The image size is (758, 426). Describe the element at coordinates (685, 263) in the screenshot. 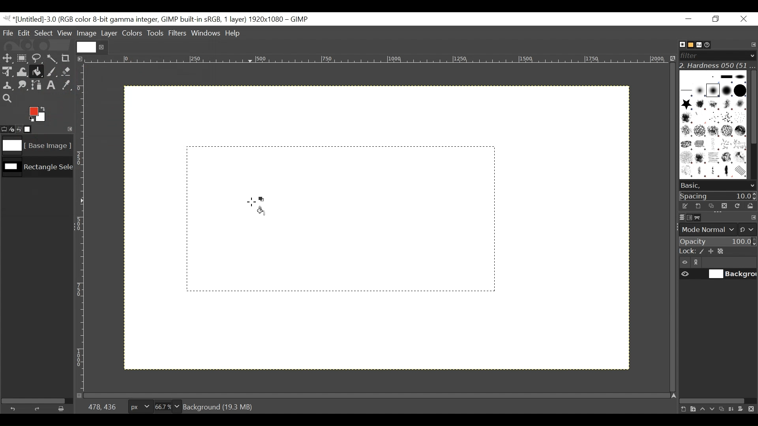

I see `Item visibility` at that location.